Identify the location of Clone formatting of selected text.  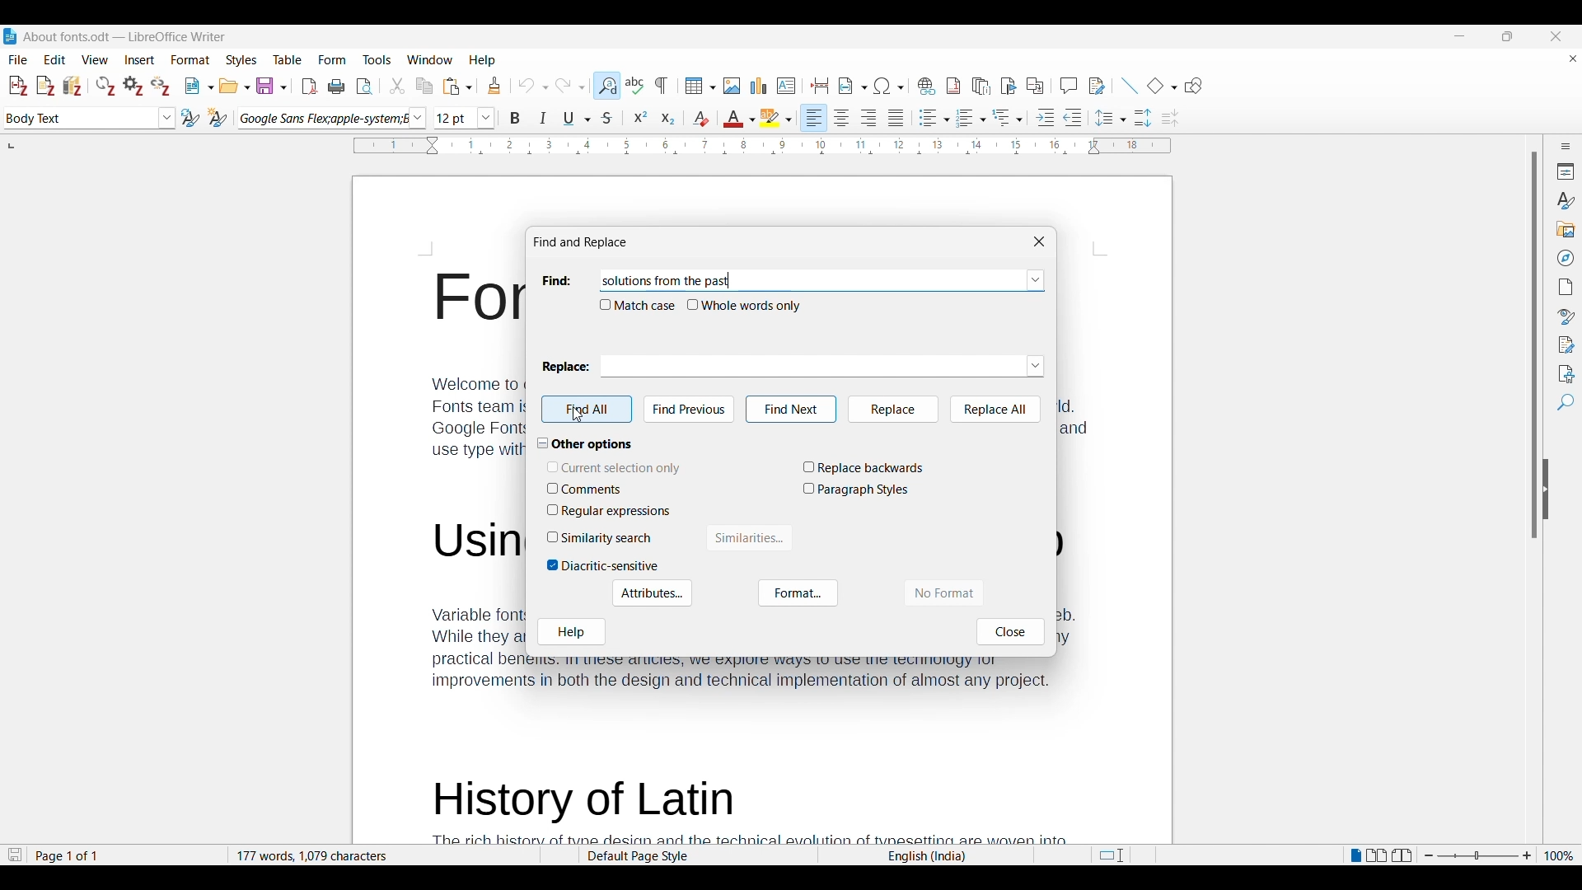
(494, 86).